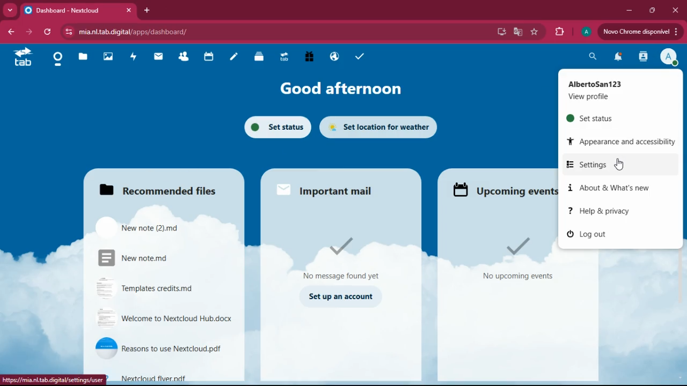 The height and width of the screenshot is (386, 687). Describe the element at coordinates (559, 32) in the screenshot. I see `extensions` at that location.